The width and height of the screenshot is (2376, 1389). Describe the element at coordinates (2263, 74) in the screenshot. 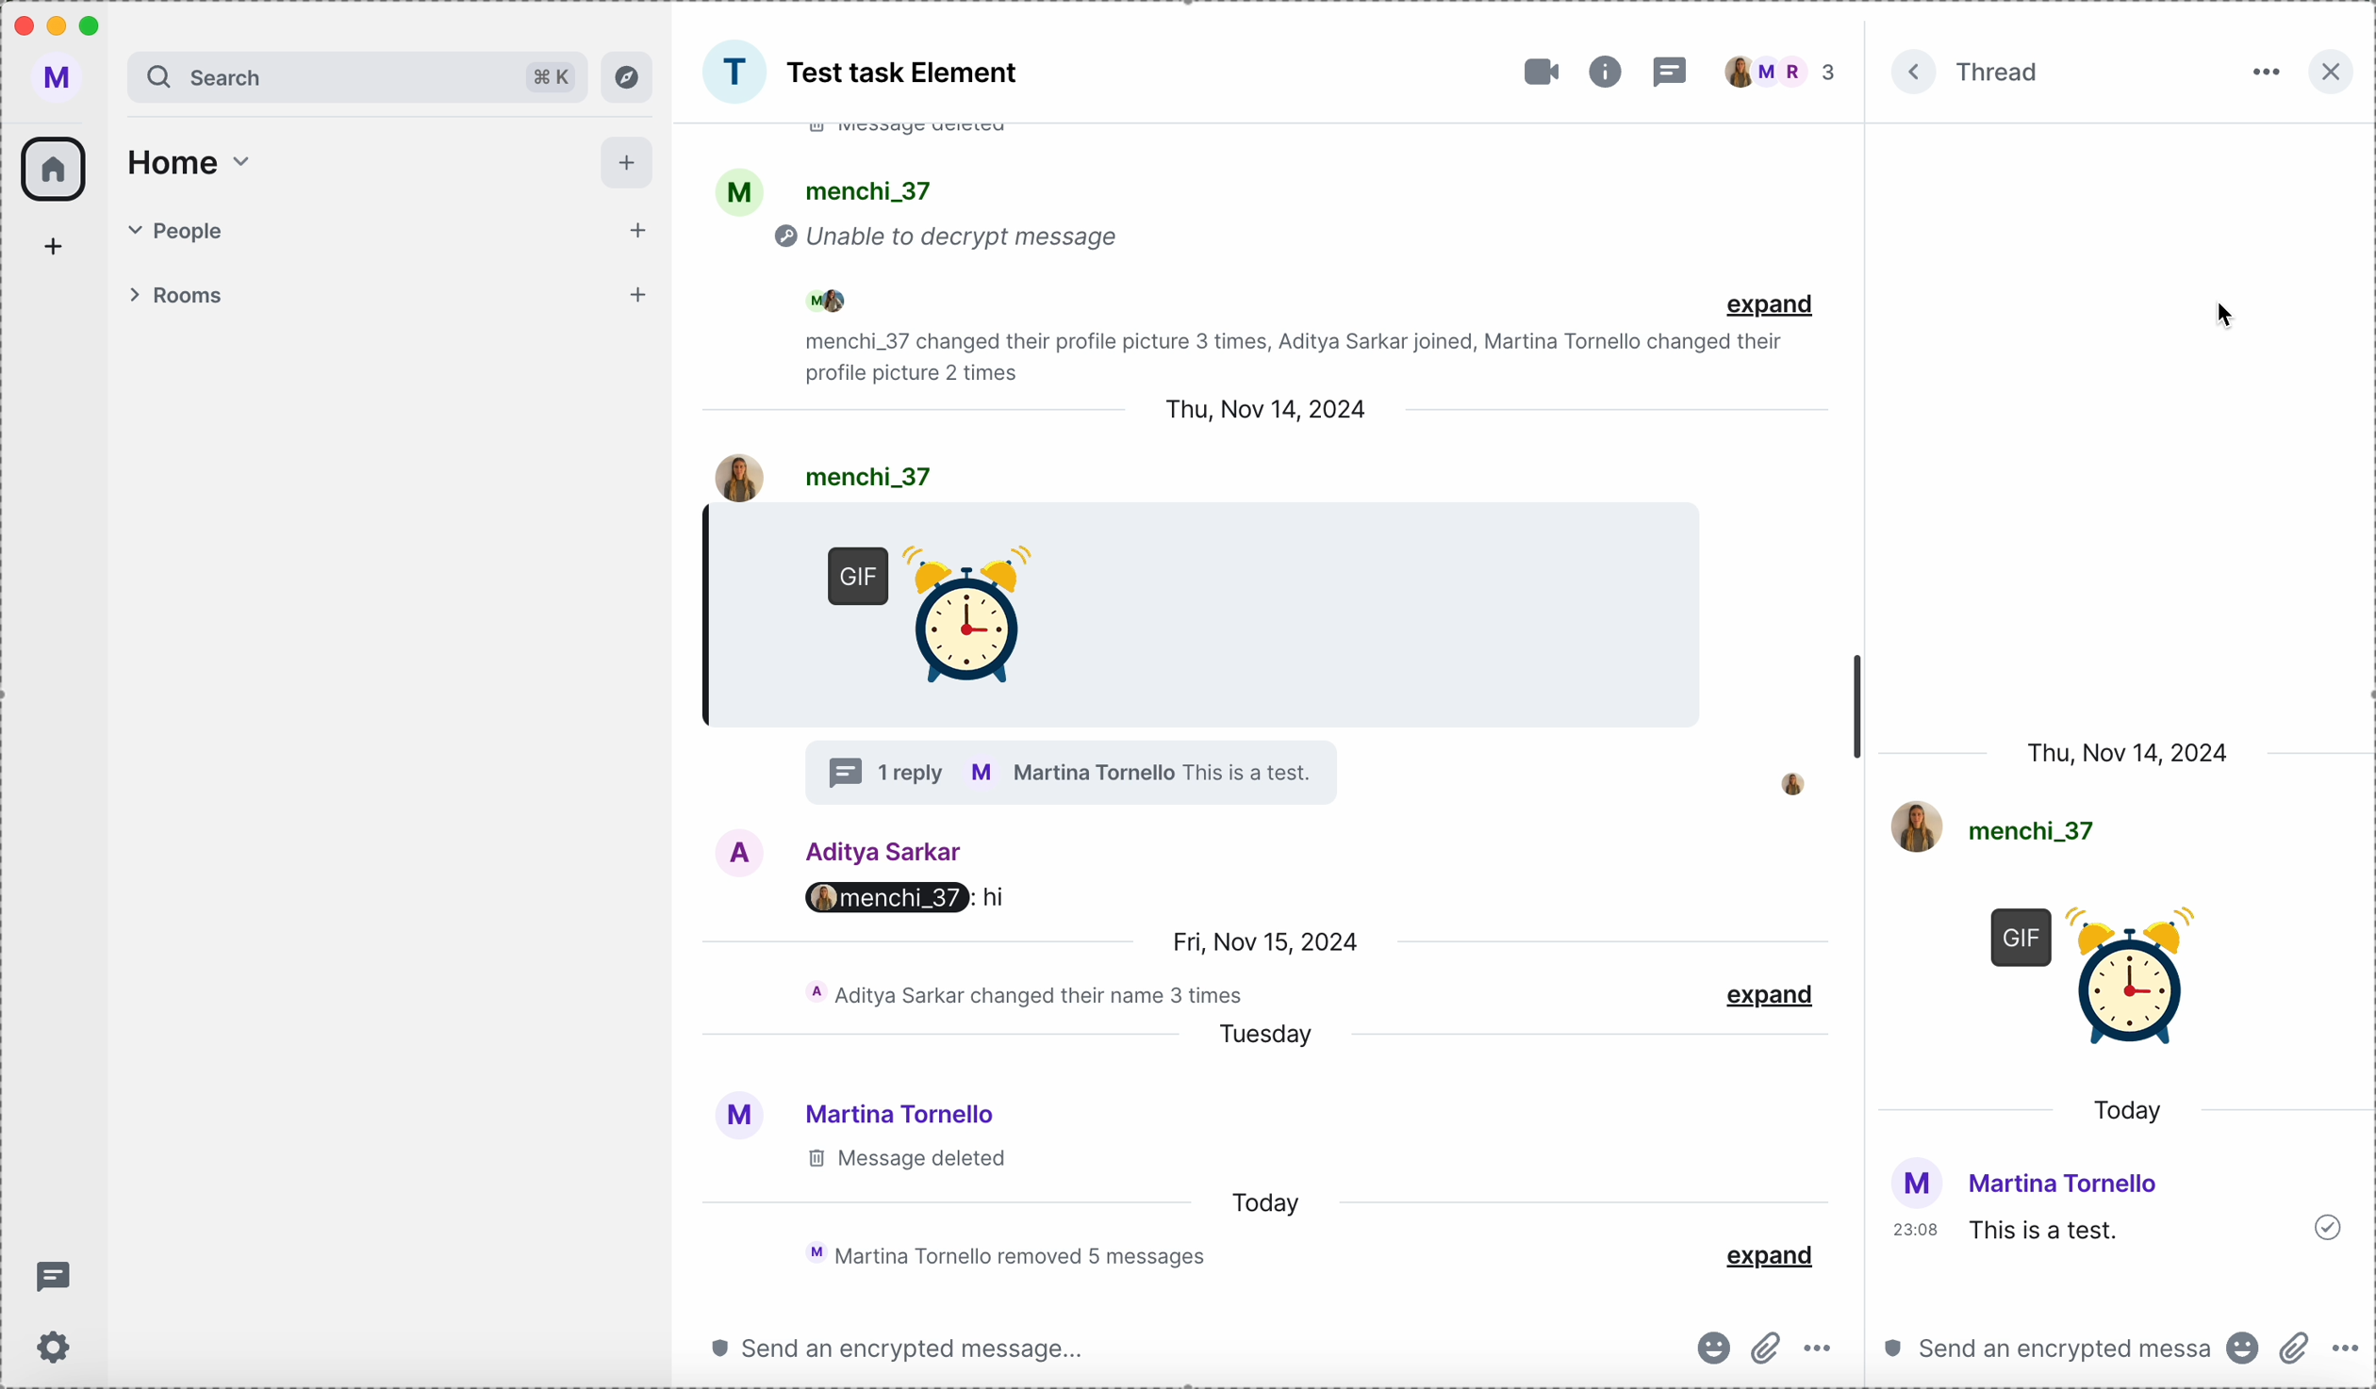

I see `more options` at that location.